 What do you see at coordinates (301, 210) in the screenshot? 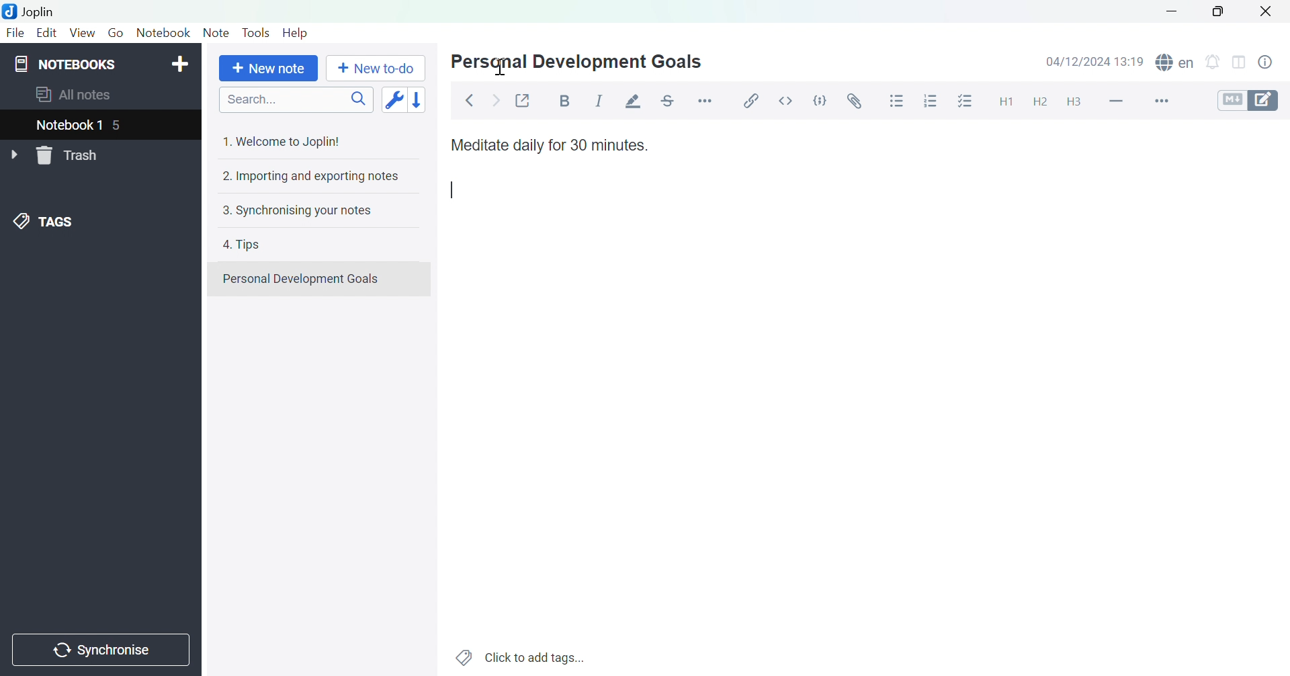
I see `3. Synchronising your notes` at bounding box center [301, 210].